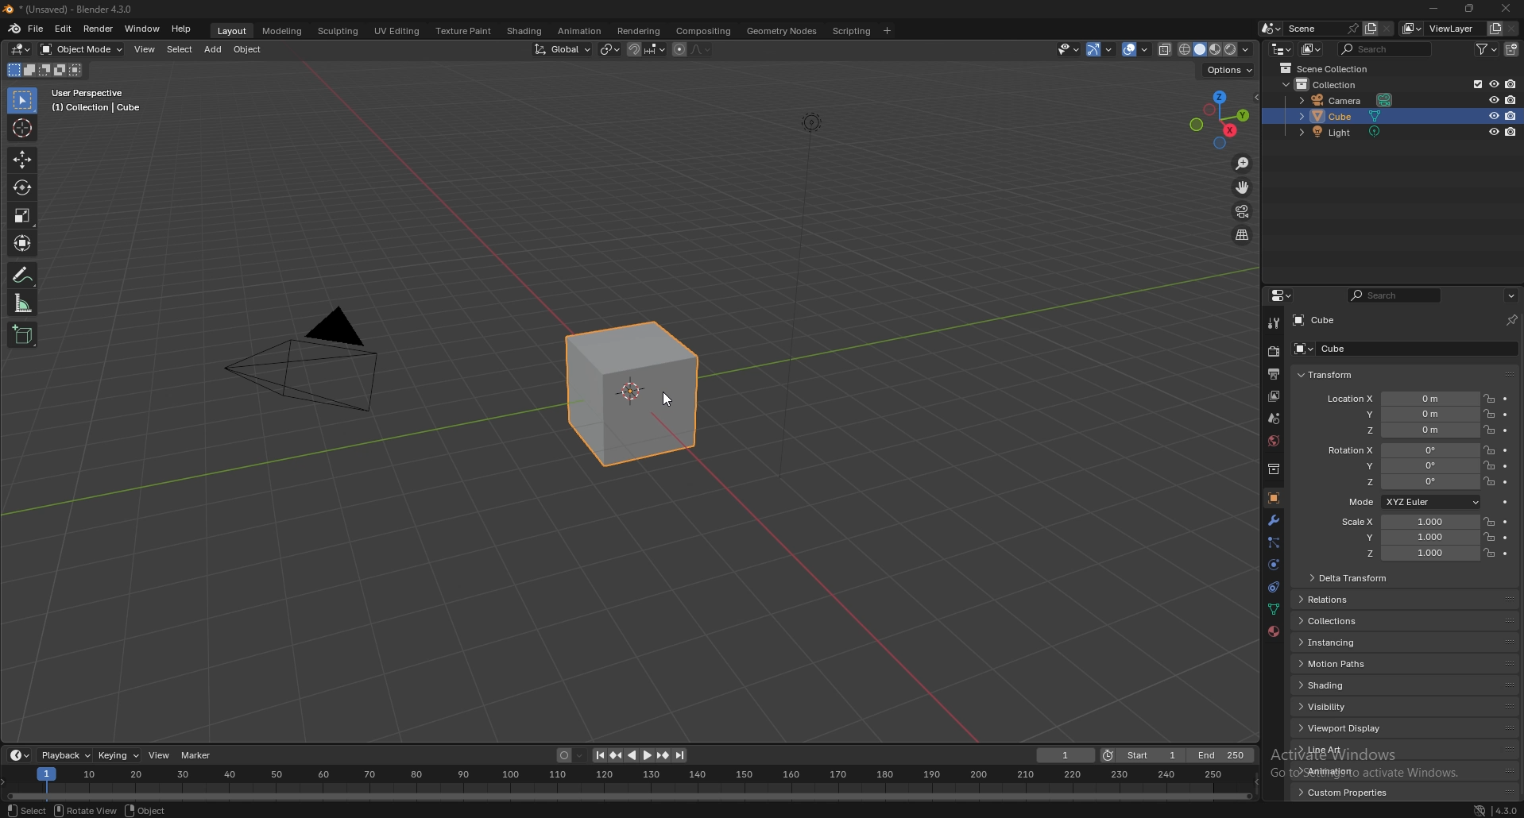 Image resolution: width=1524 pixels, height=818 pixels. Describe the element at coordinates (1506, 466) in the screenshot. I see `animate property` at that location.